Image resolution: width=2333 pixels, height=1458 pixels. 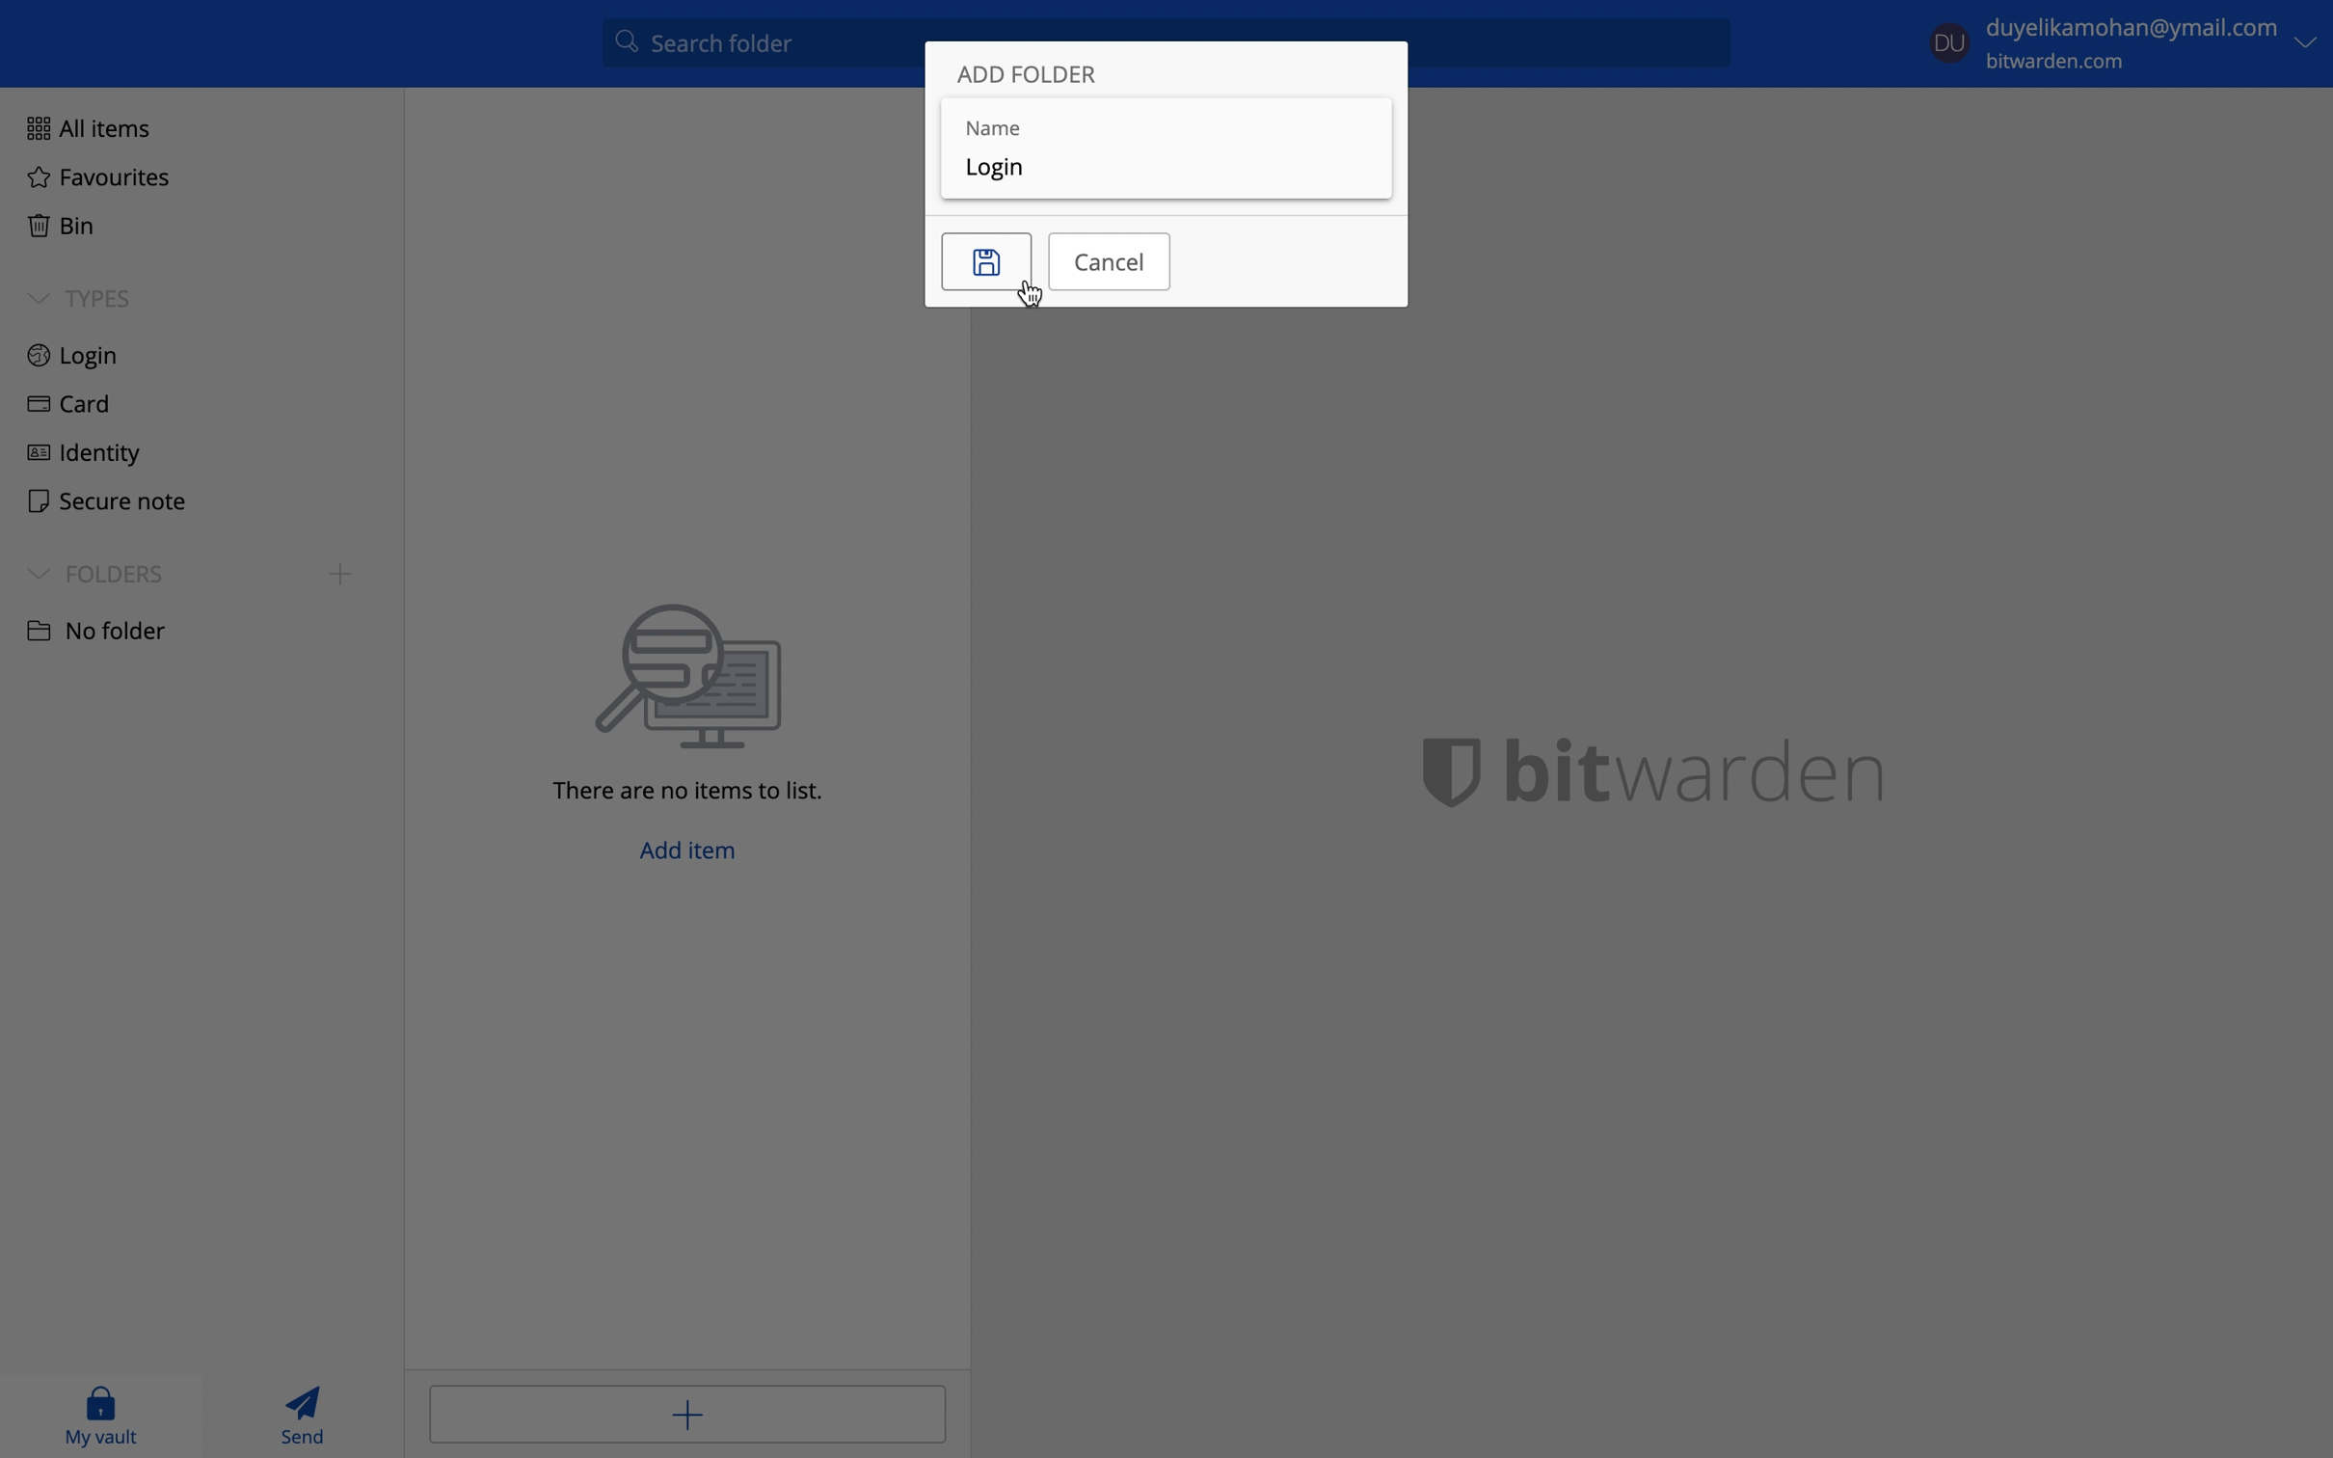 I want to click on login email id, so click(x=2132, y=29).